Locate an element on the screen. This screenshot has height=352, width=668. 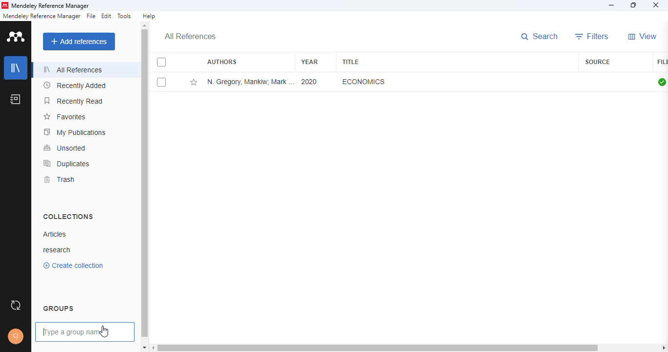
maximize is located at coordinates (634, 5).